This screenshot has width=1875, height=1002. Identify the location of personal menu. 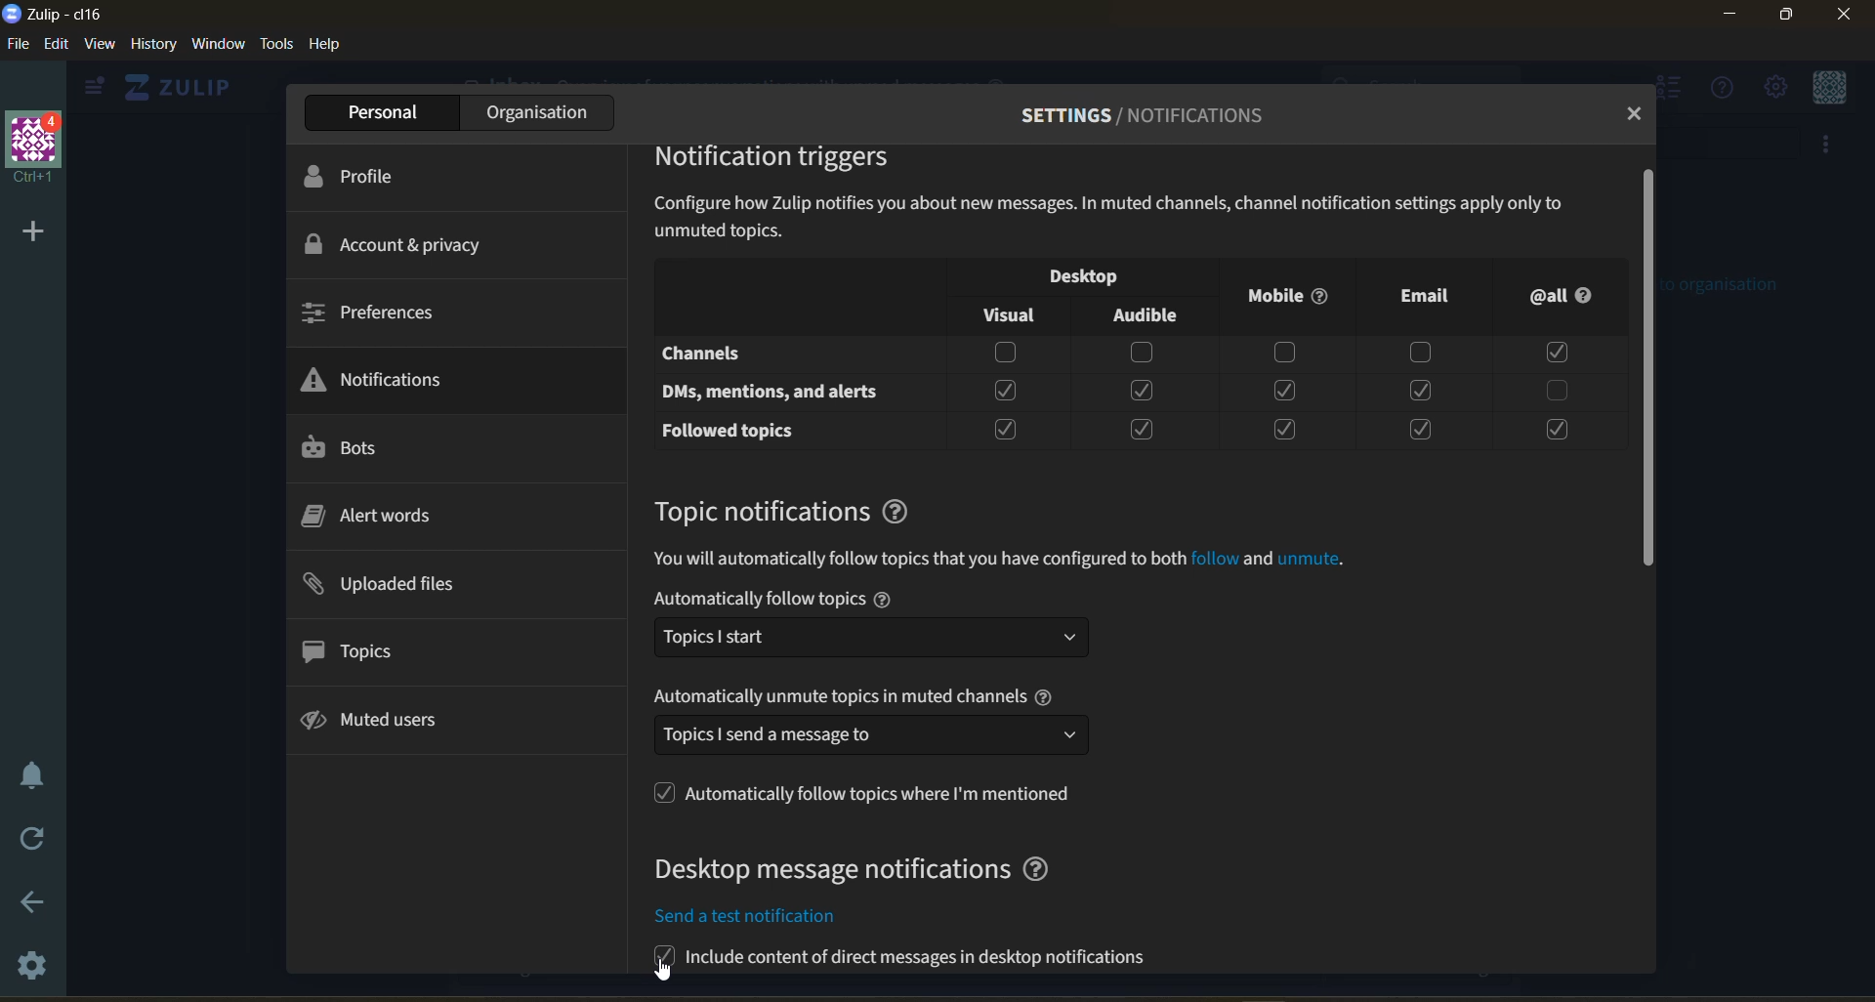
(1829, 87).